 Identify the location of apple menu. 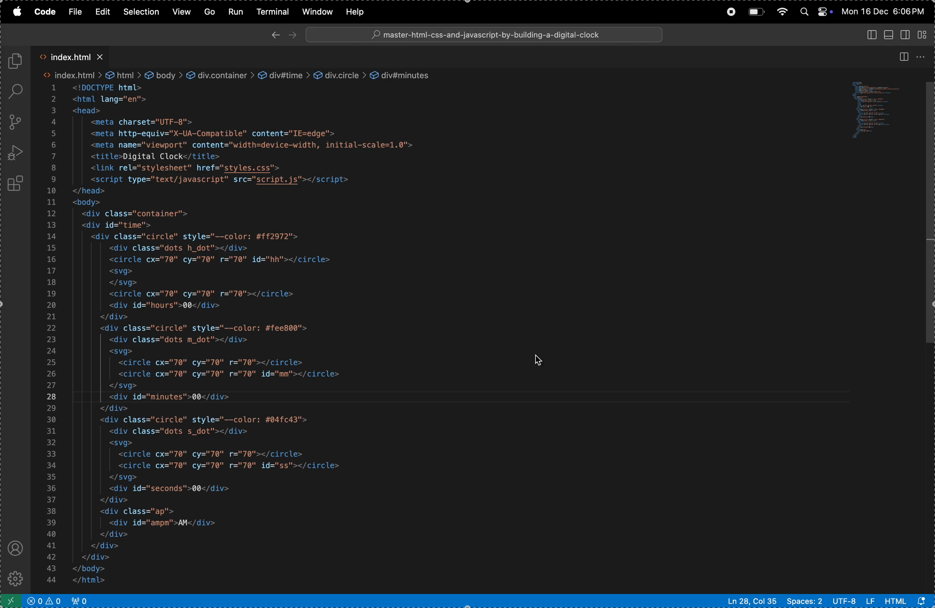
(15, 11).